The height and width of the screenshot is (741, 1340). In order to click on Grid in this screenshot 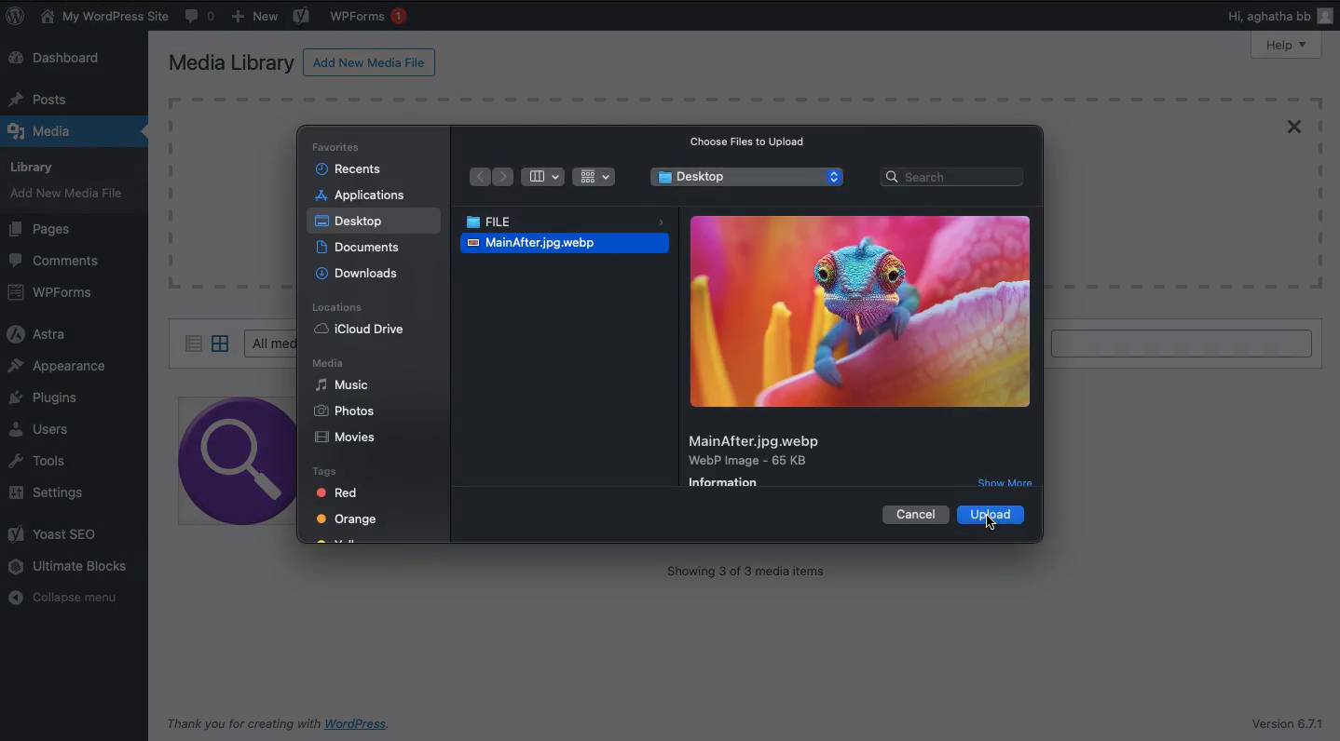, I will do `click(593, 179)`.